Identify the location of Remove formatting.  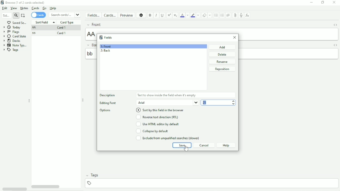
(204, 15).